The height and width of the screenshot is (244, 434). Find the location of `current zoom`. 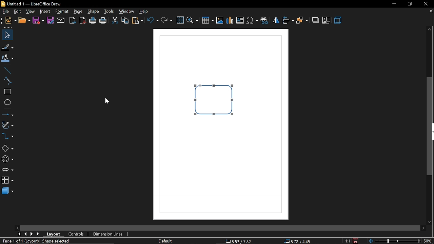

current zoom is located at coordinates (428, 241).